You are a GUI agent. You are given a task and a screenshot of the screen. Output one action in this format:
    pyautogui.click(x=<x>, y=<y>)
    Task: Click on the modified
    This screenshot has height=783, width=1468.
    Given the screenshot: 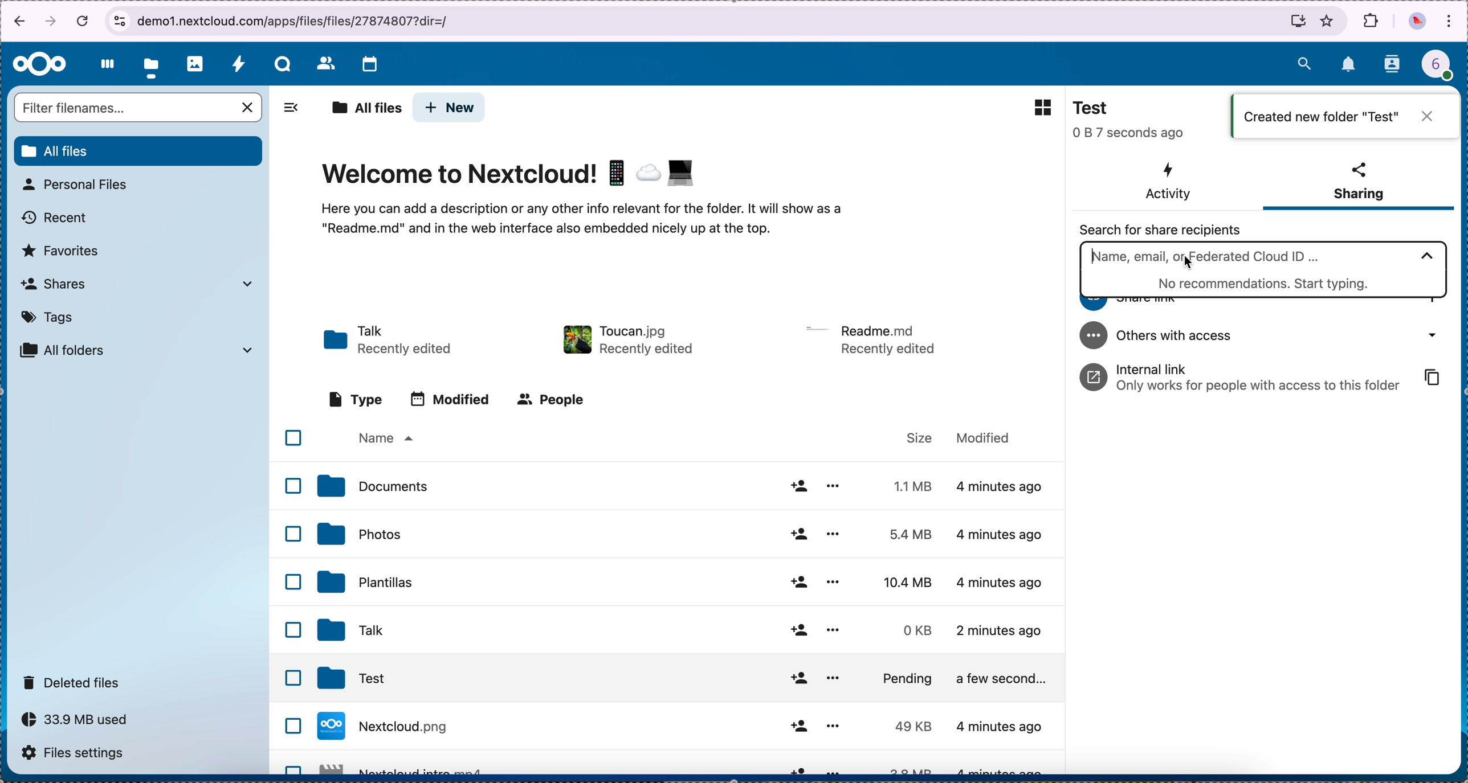 What is the action you would take?
    pyautogui.click(x=455, y=401)
    